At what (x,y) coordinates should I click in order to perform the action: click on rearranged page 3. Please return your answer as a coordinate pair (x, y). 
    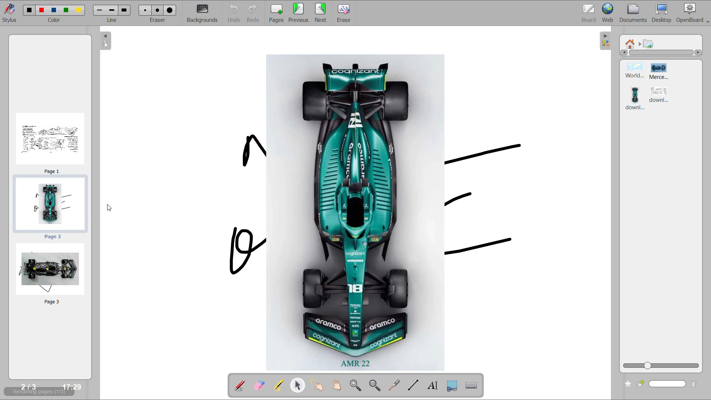
    Looking at the image, I should click on (51, 274).